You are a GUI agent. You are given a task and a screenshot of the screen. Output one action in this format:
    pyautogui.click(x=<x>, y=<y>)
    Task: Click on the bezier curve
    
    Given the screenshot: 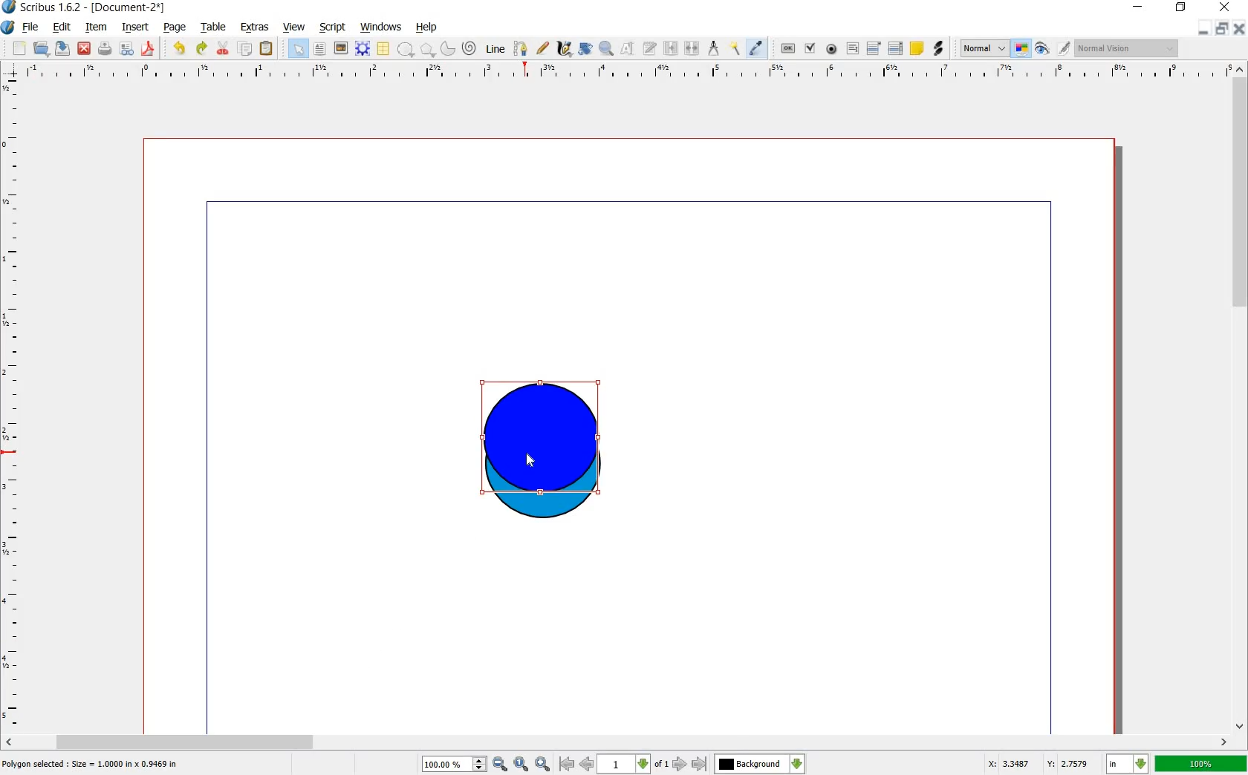 What is the action you would take?
    pyautogui.click(x=521, y=49)
    